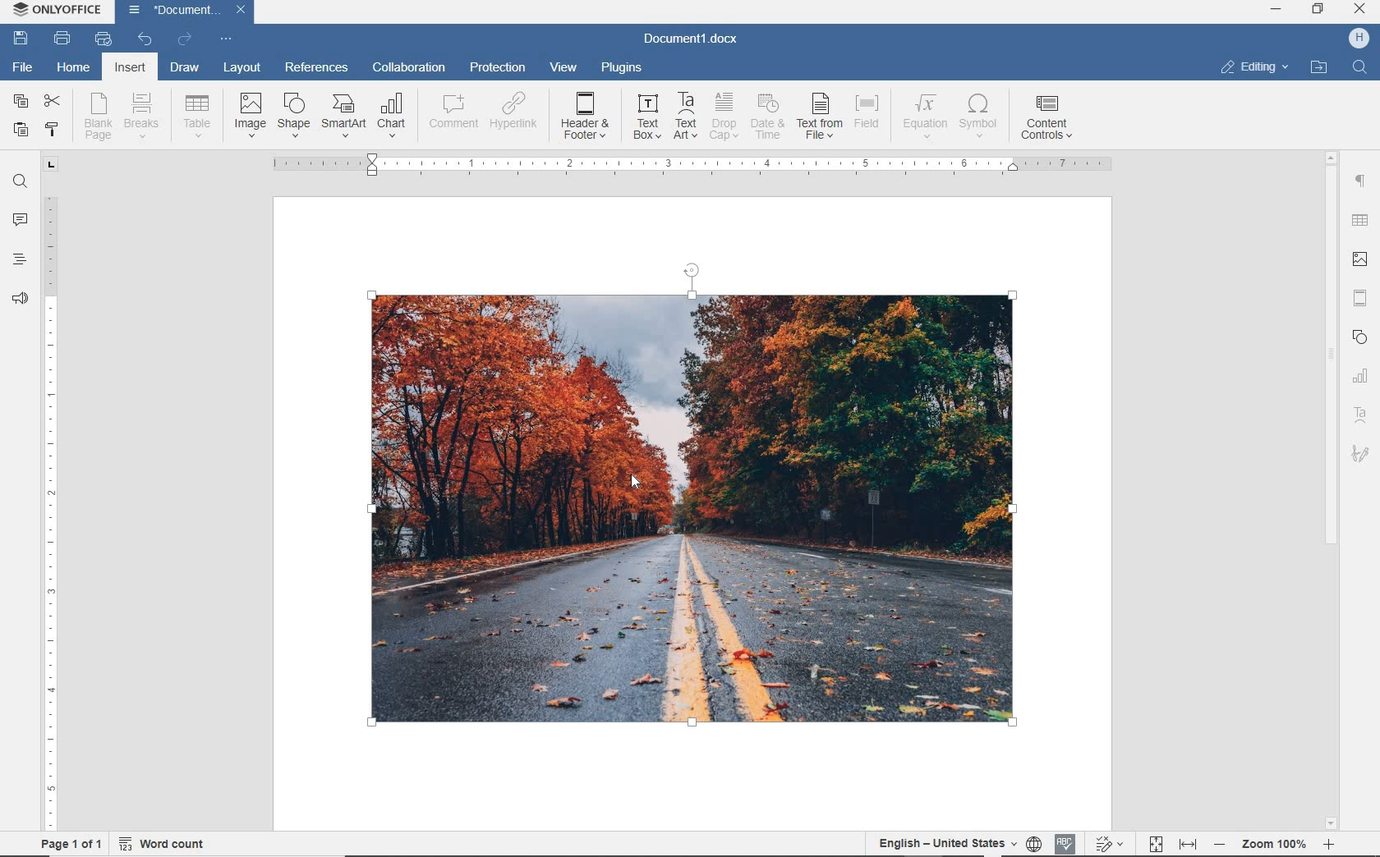 The width and height of the screenshot is (1380, 857). Describe the element at coordinates (19, 103) in the screenshot. I see `copy` at that location.